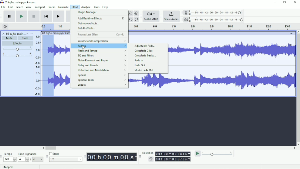 This screenshot has height=169, width=300. Describe the element at coordinates (17, 49) in the screenshot. I see `Volume` at that location.